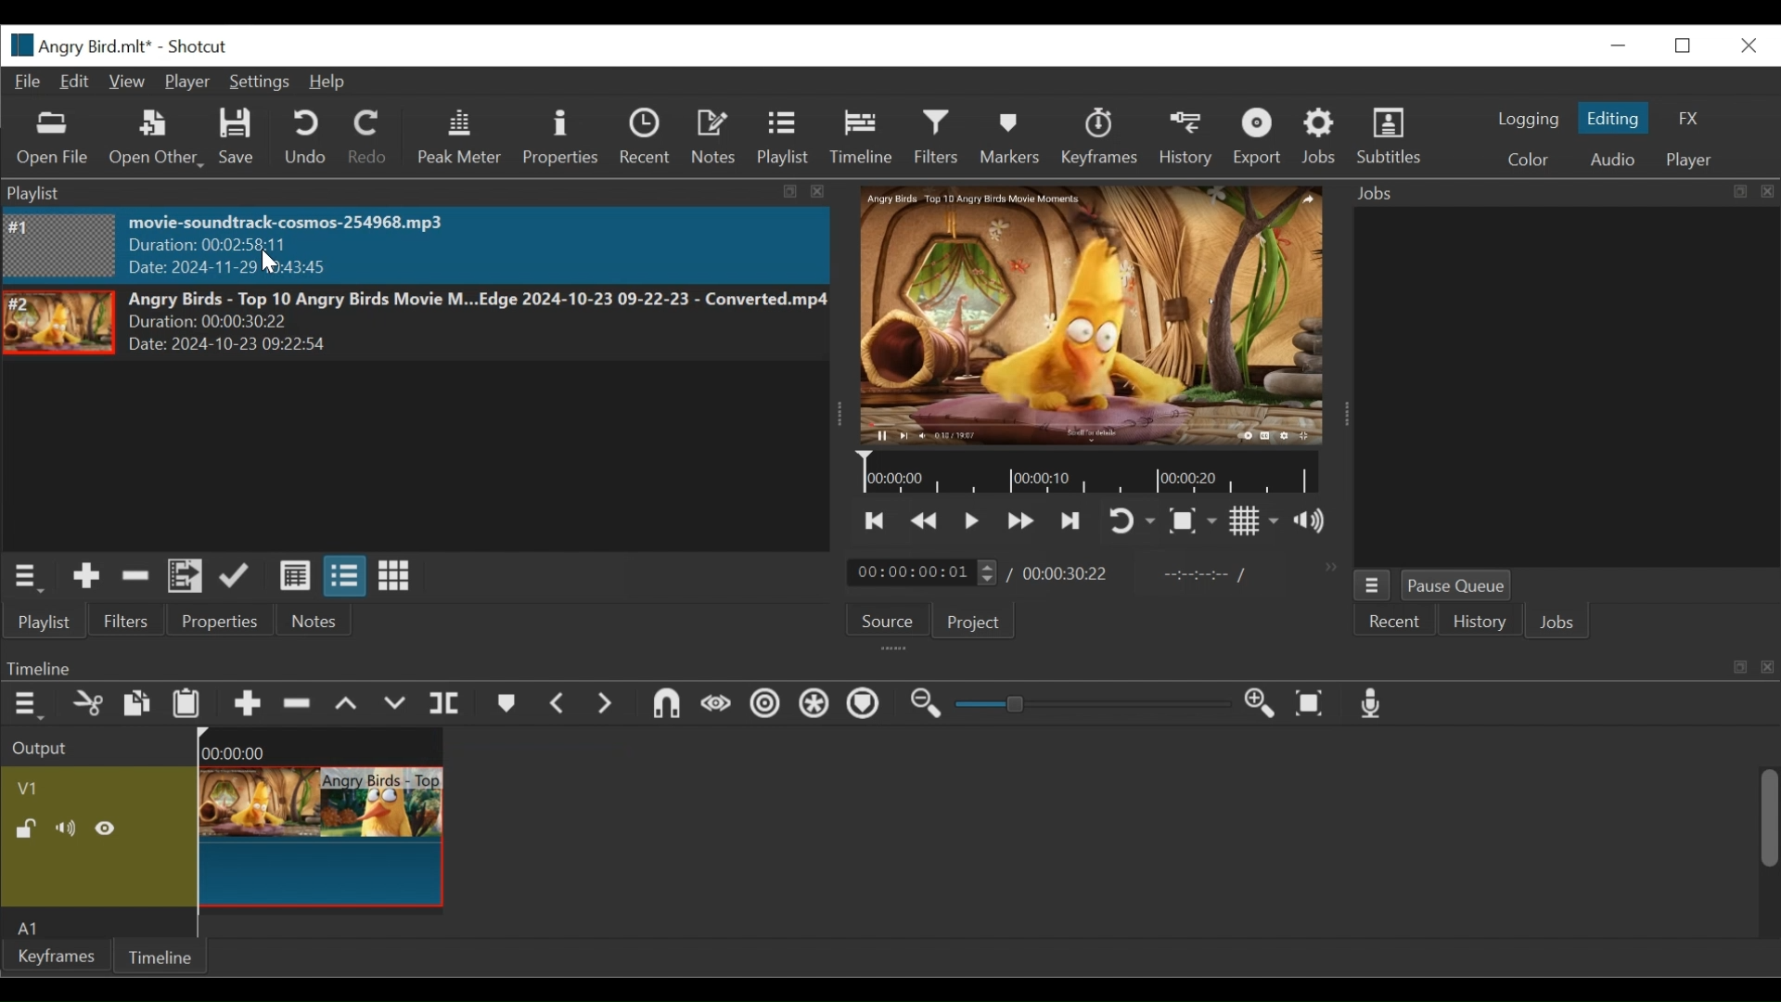 Image resolution: width=1781 pixels, height=1002 pixels. I want to click on minimize, so click(1619, 43).